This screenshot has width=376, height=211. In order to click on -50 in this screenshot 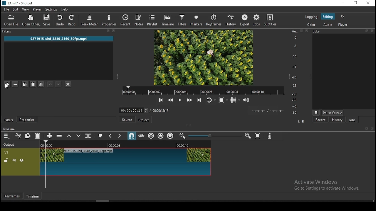, I will do `click(295, 113)`.